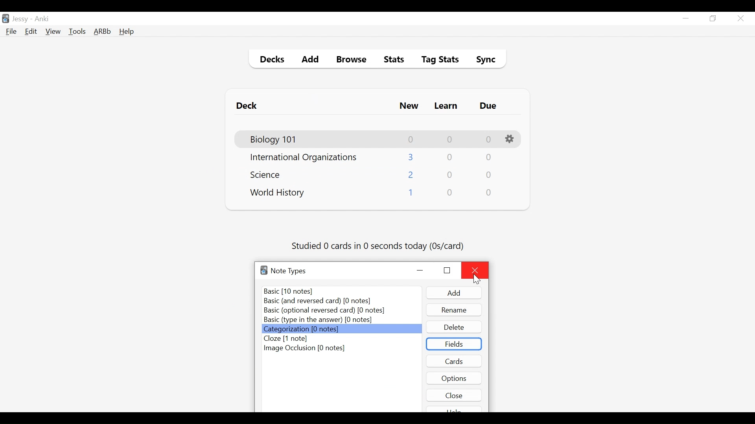  What do you see at coordinates (30, 32) in the screenshot?
I see `Edit` at bounding box center [30, 32].